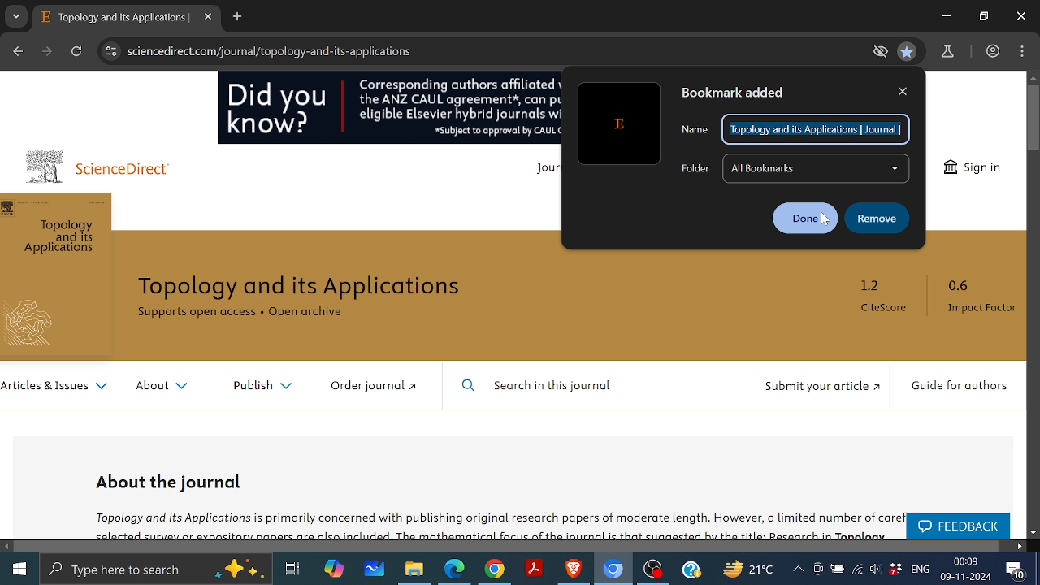 The width and height of the screenshot is (1040, 585). Describe the element at coordinates (35, 326) in the screenshot. I see `logo` at that location.